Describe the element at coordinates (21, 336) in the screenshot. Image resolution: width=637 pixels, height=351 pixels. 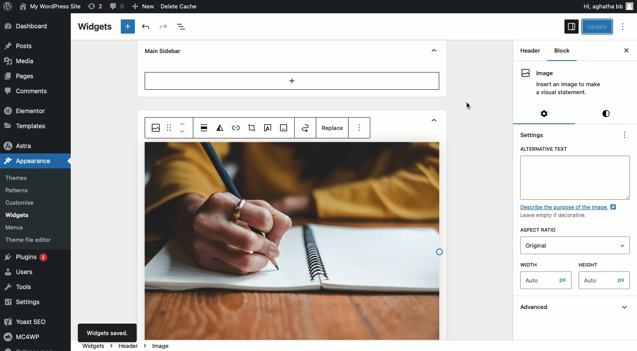
I see `MC4WP` at that location.